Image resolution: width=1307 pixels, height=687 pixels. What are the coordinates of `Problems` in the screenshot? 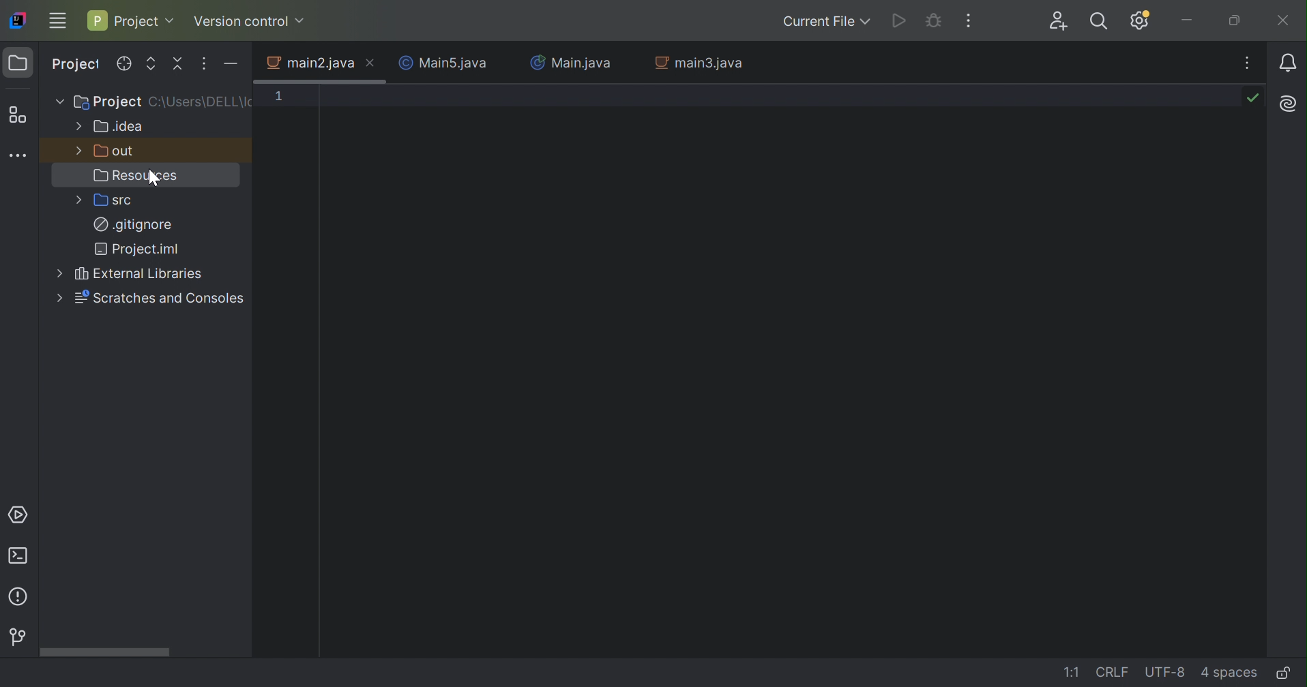 It's located at (20, 598).